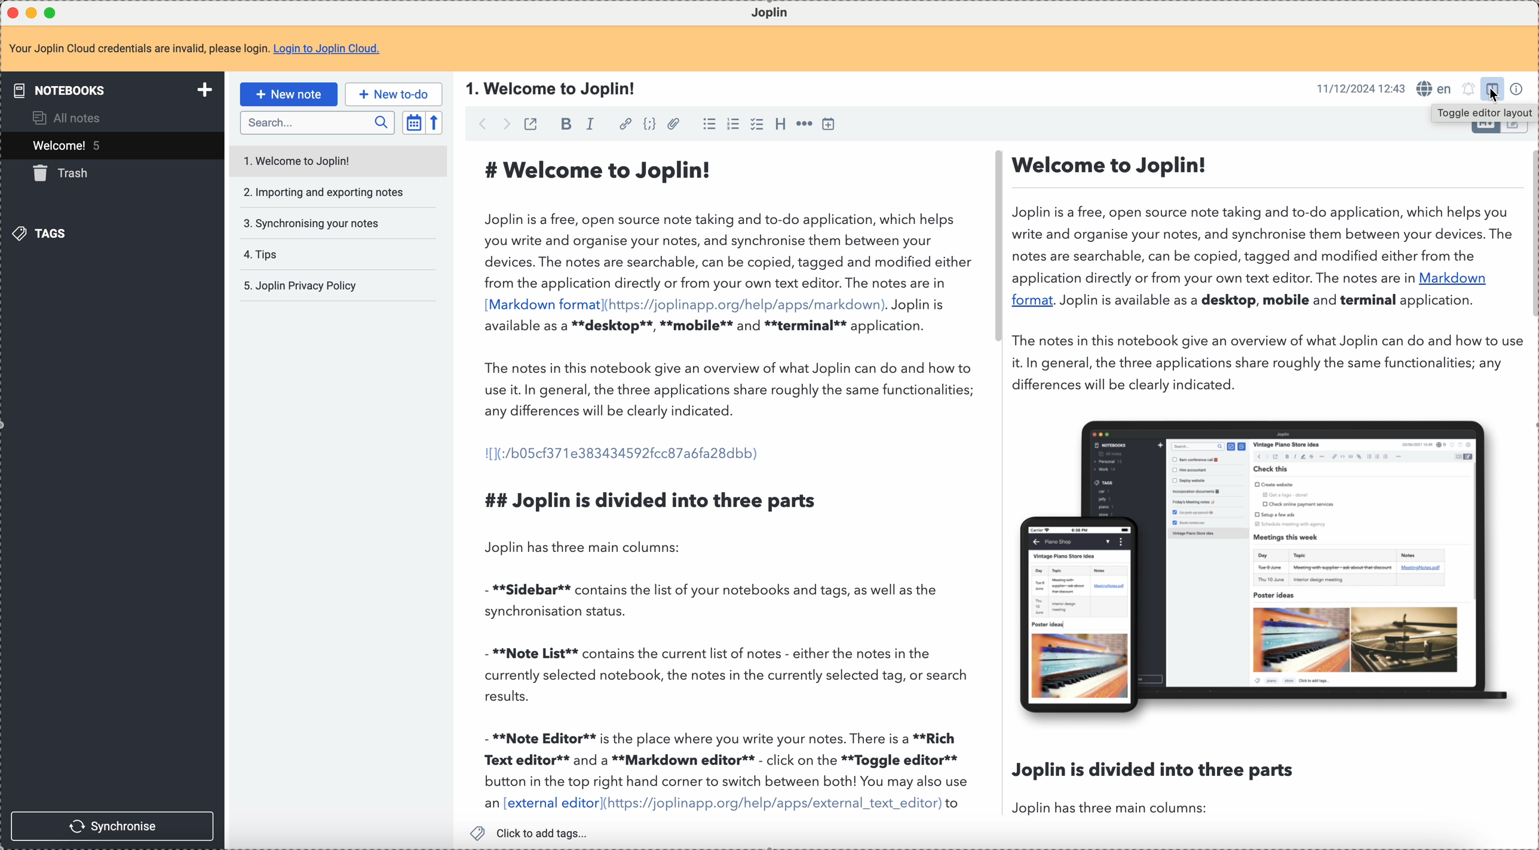  Describe the element at coordinates (542, 304) in the screenshot. I see `[Markdown format]` at that location.